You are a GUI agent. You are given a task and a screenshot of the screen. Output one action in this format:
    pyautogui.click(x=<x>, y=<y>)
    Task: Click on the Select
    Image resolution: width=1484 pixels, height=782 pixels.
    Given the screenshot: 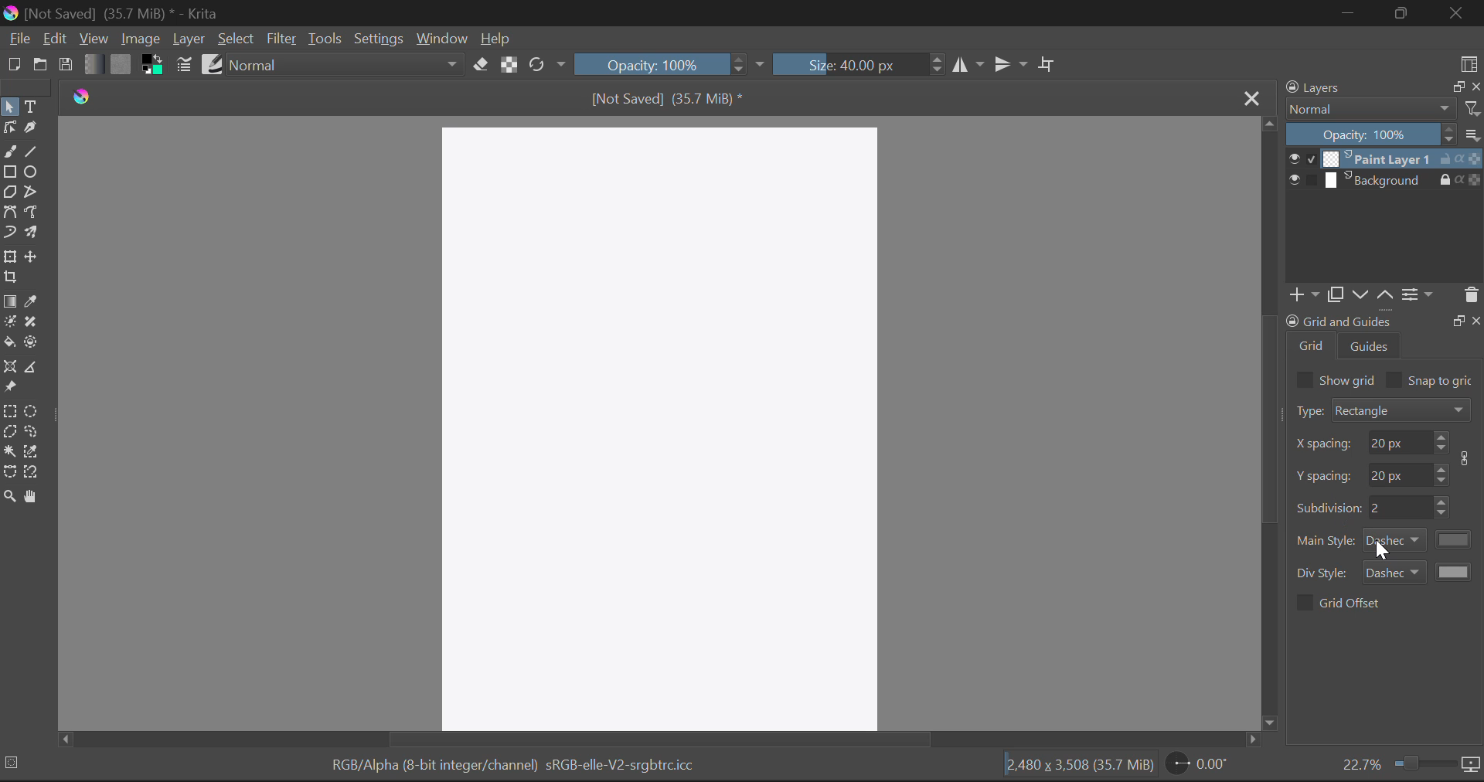 What is the action you would take?
    pyautogui.click(x=9, y=107)
    